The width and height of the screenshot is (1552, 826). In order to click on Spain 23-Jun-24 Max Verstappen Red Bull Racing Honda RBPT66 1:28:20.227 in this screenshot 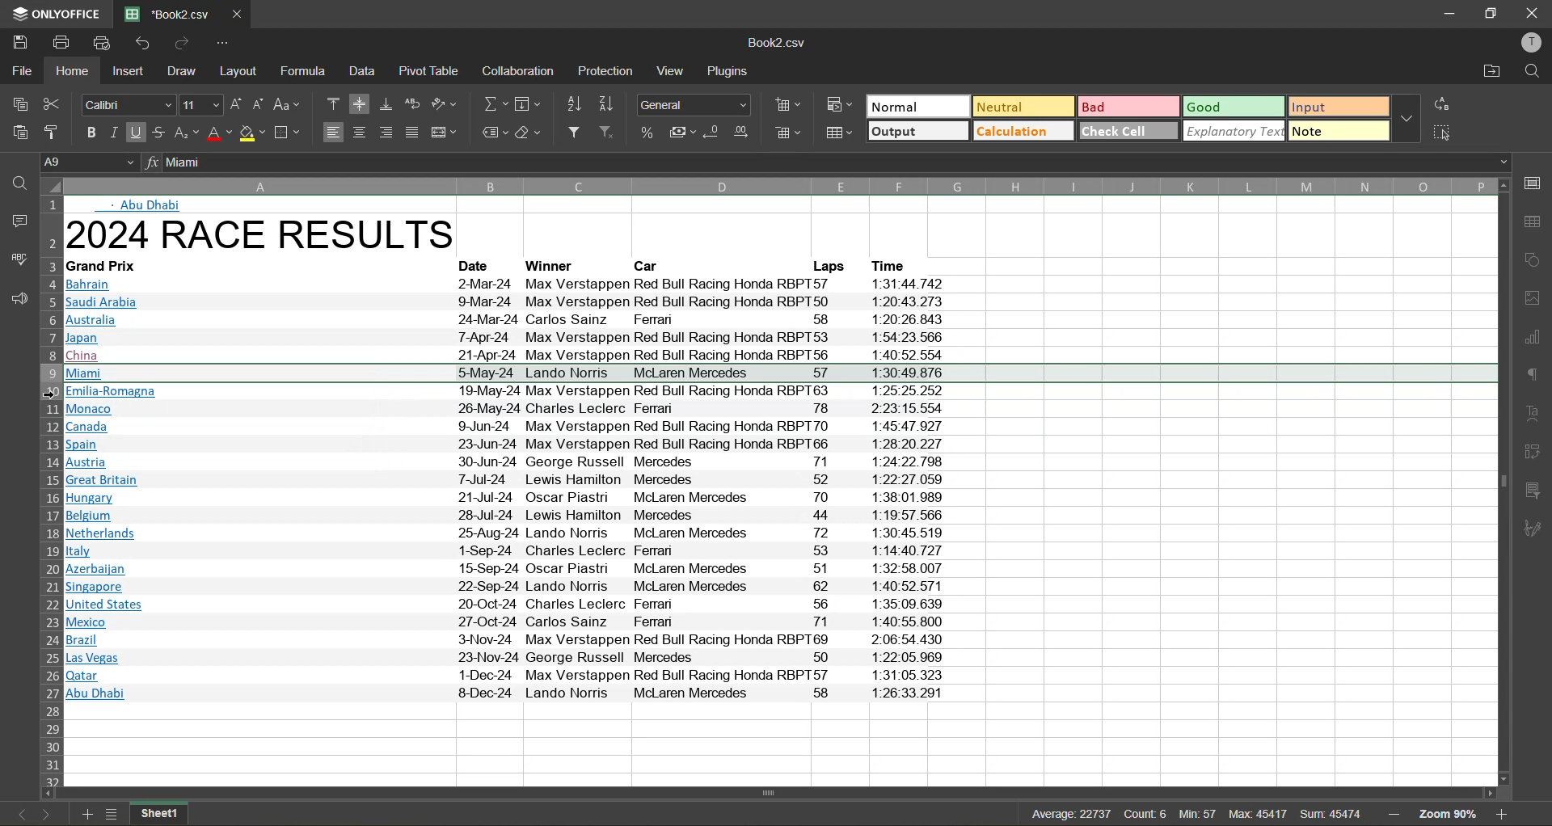, I will do `click(505, 444)`.